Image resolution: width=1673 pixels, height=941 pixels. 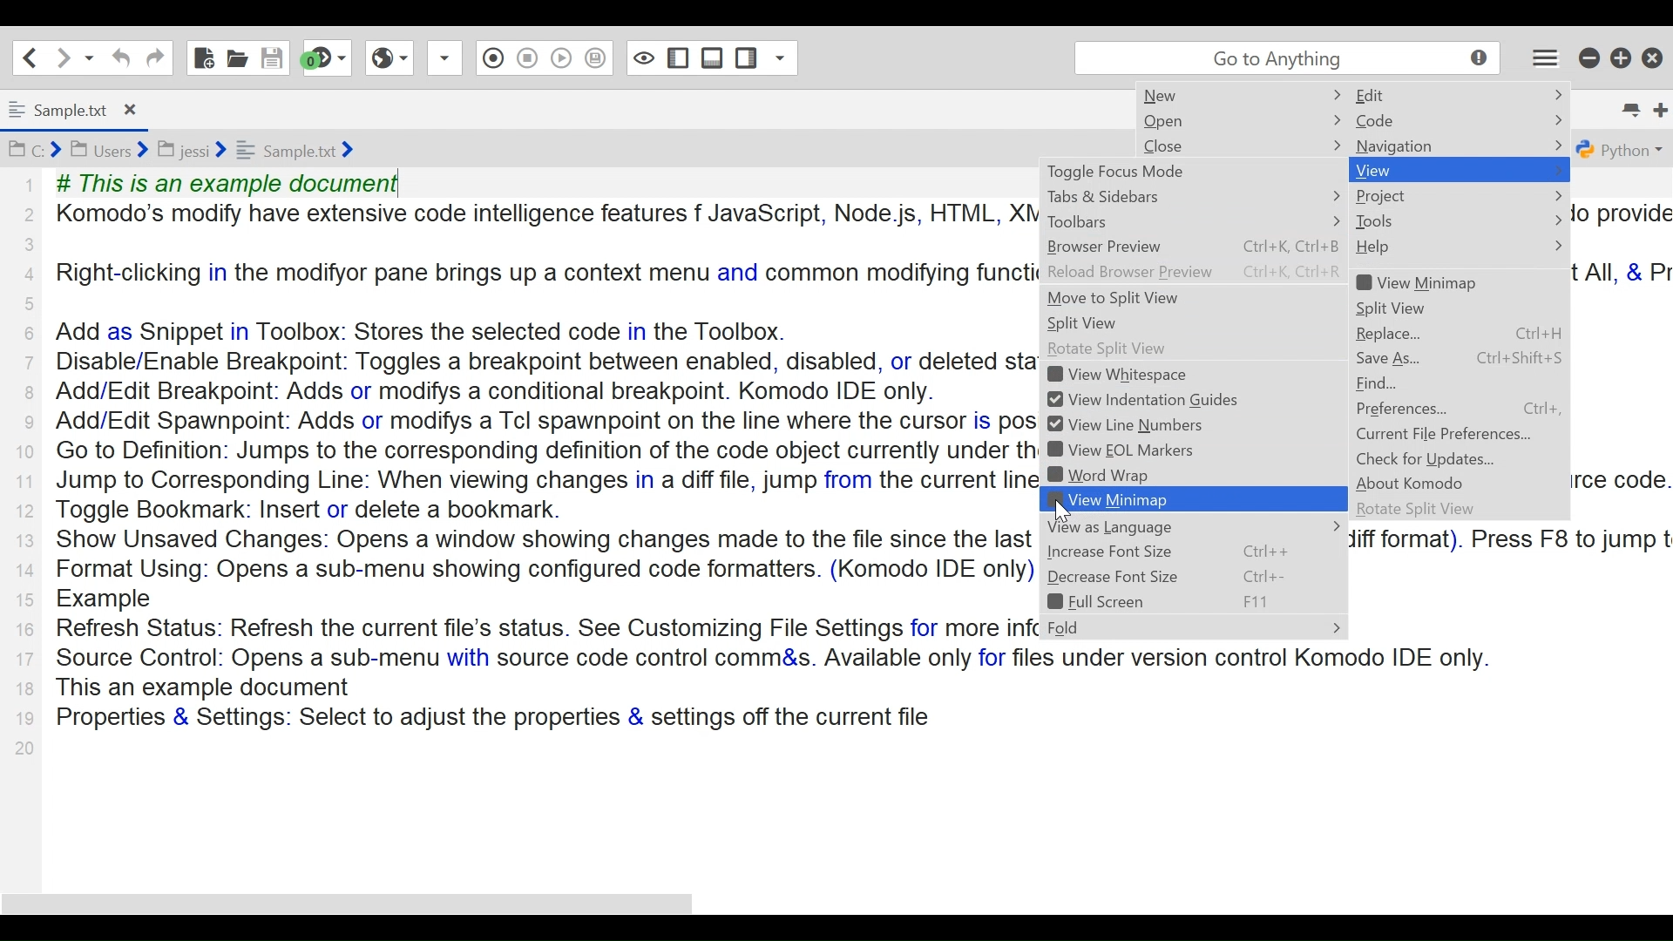 What do you see at coordinates (1460, 358) in the screenshot?
I see `Save As... Ctrl+Shift+S` at bounding box center [1460, 358].